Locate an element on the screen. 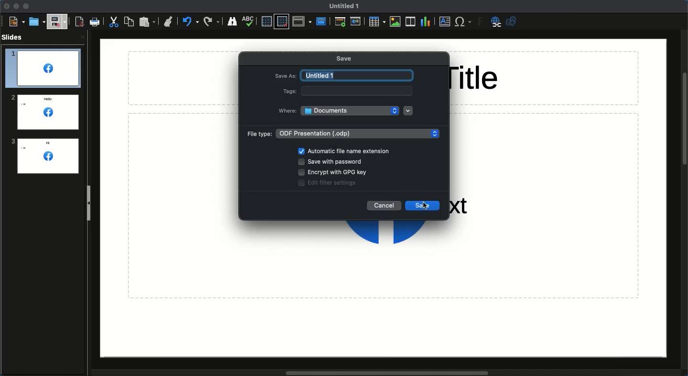 The height and width of the screenshot is (376, 688). Tags is located at coordinates (345, 91).